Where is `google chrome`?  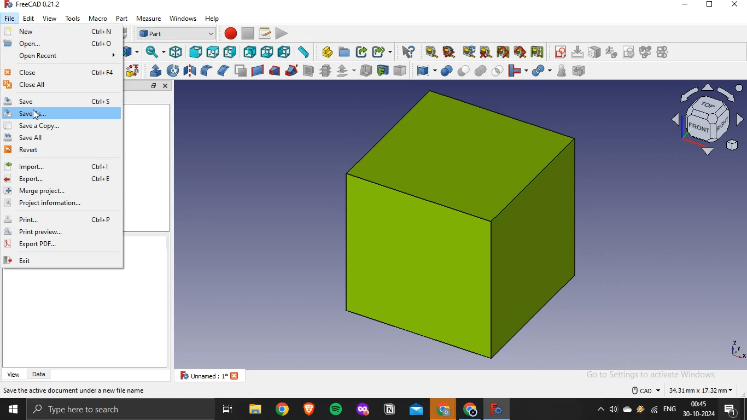
google chrome is located at coordinates (470, 410).